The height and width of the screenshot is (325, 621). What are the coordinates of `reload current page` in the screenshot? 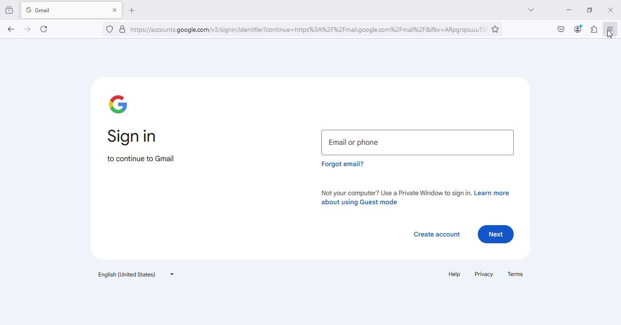 It's located at (44, 29).